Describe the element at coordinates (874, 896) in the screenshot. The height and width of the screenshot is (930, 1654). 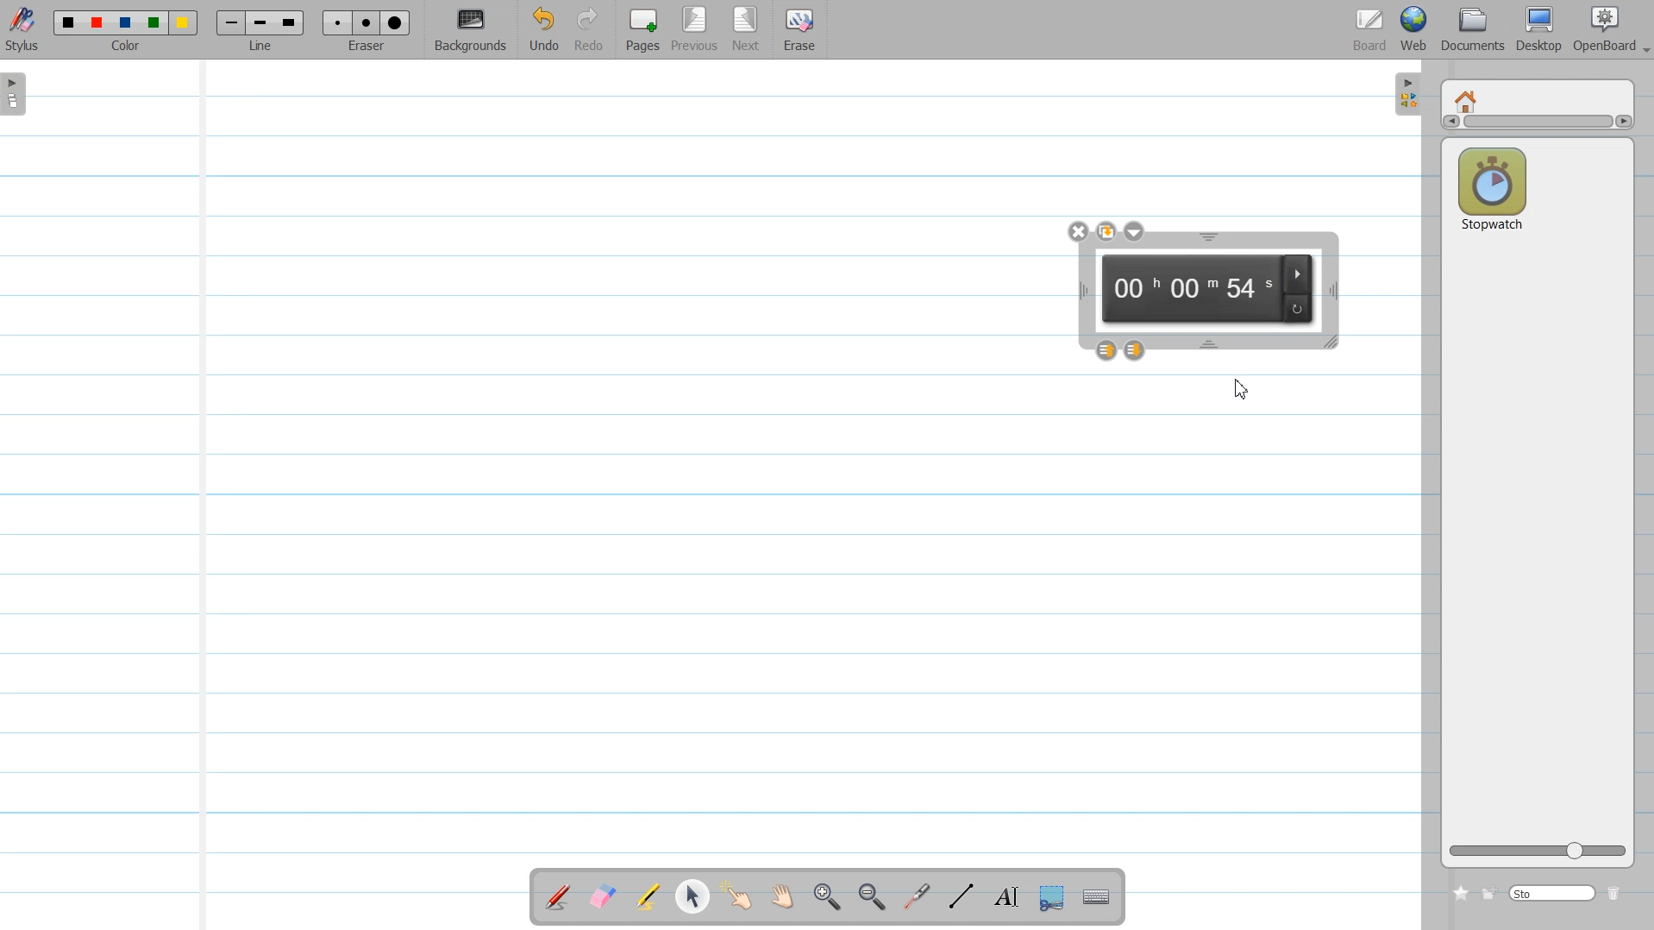
I see `Zoom ////out` at that location.